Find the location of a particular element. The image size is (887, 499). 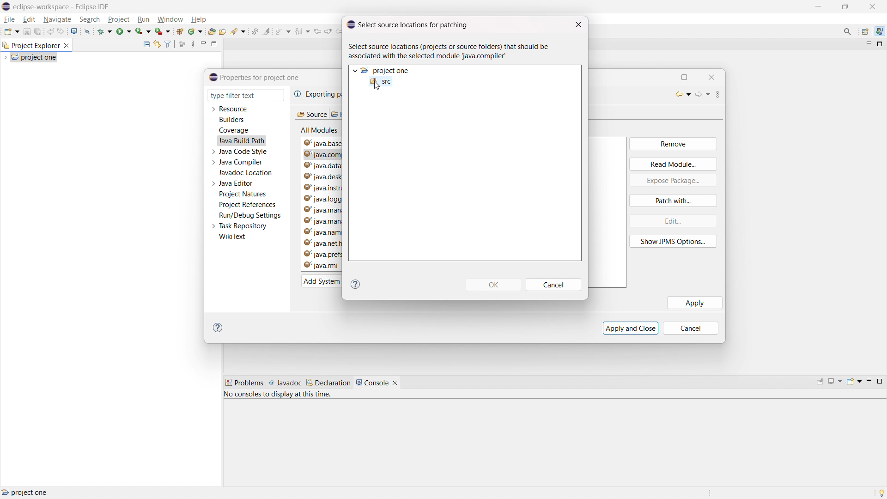

builders is located at coordinates (231, 120).